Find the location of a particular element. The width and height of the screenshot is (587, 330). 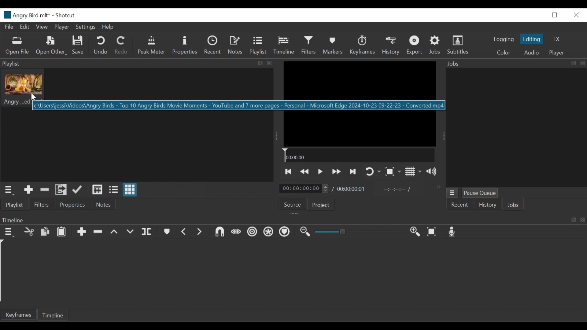

Update is located at coordinates (78, 190).